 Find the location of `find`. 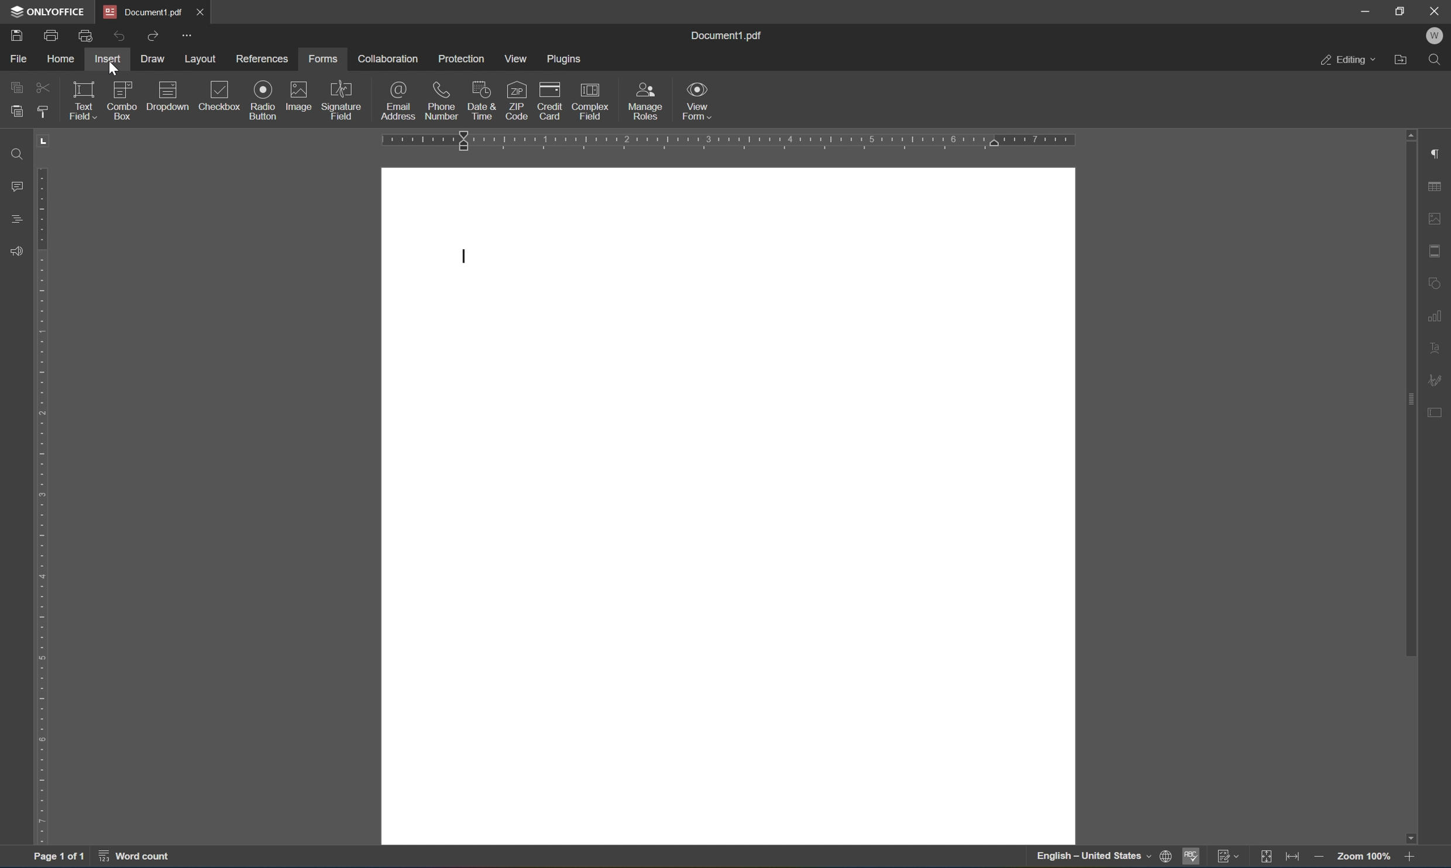

find is located at coordinates (18, 153).